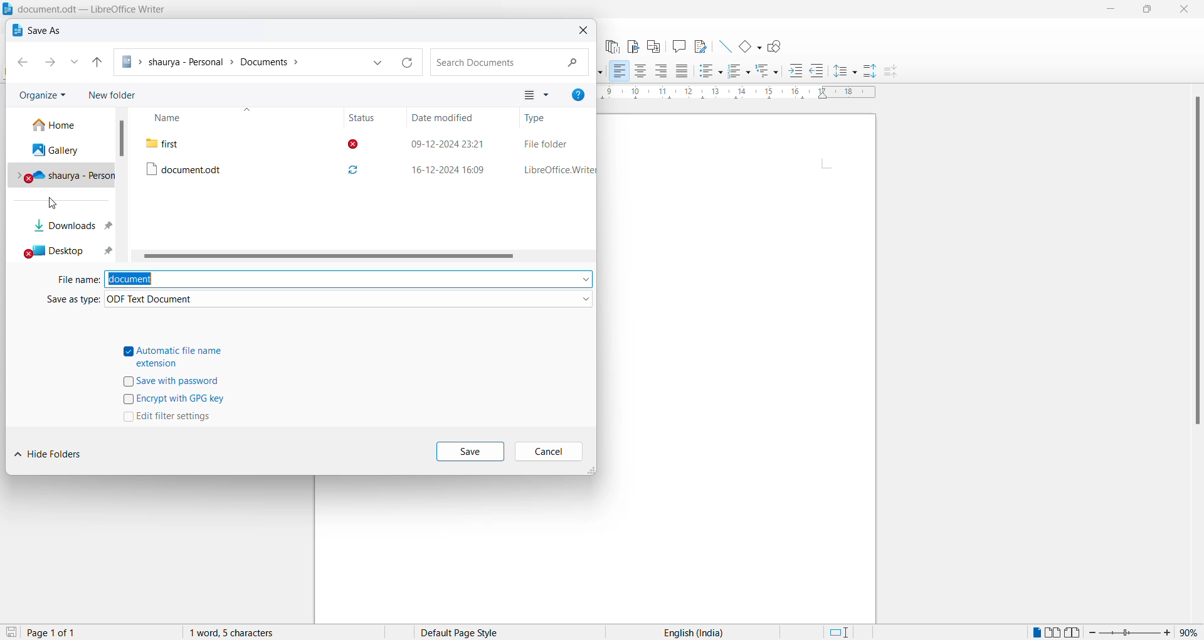  What do you see at coordinates (690, 632) in the screenshot?
I see `Text language` at bounding box center [690, 632].